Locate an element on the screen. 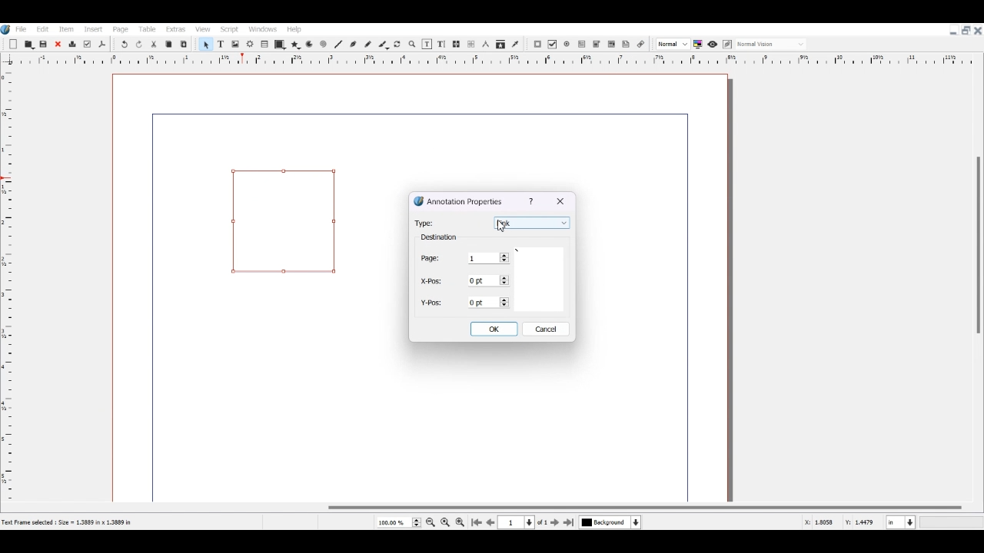 The image size is (984, 553). Windows is located at coordinates (264, 28).